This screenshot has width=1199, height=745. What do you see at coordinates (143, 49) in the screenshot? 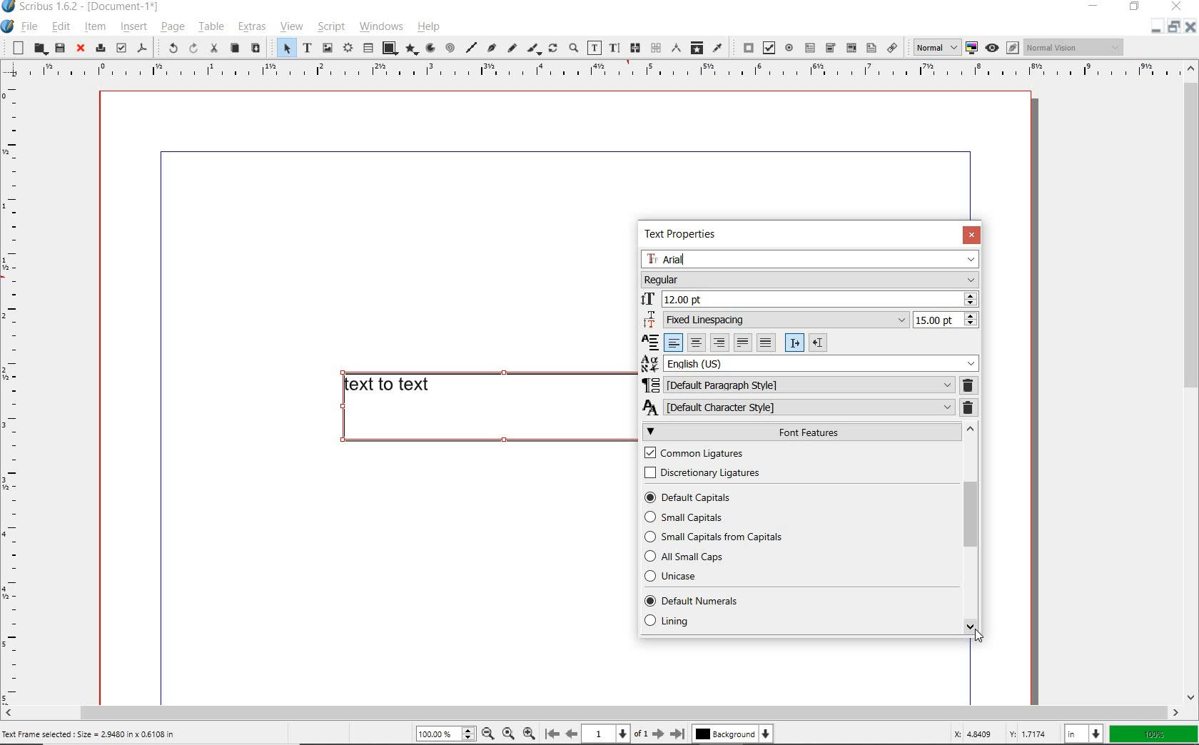
I see `save as pdf` at bounding box center [143, 49].